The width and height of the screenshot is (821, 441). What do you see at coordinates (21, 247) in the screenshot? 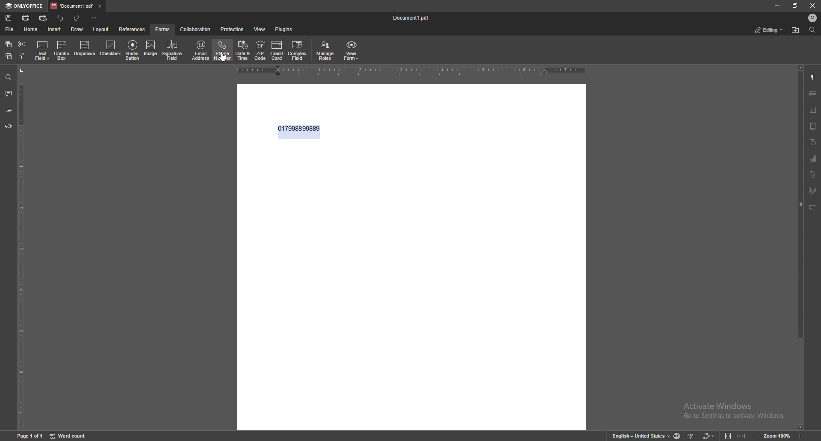
I see `vertical field` at bounding box center [21, 247].